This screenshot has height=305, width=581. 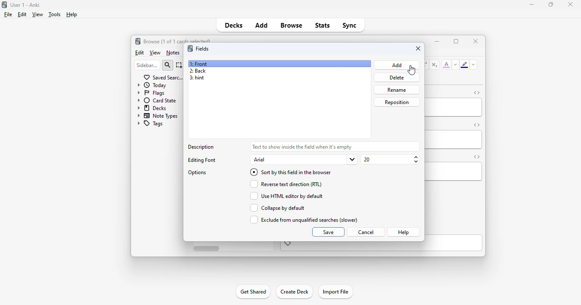 I want to click on get shared, so click(x=253, y=291).